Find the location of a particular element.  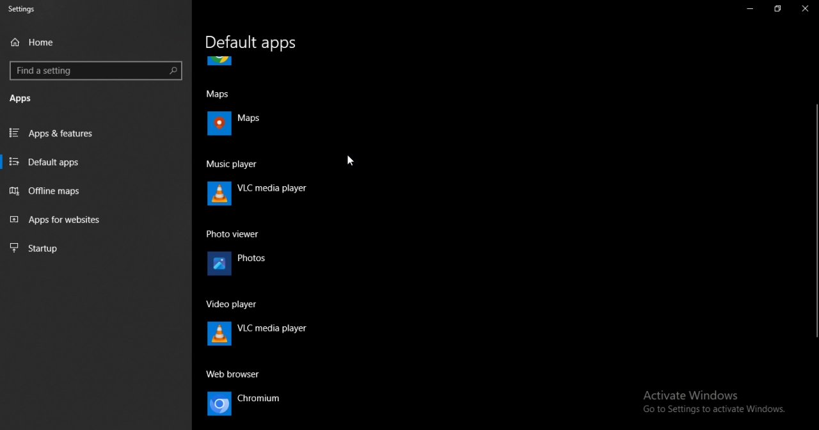

video player is located at coordinates (234, 305).